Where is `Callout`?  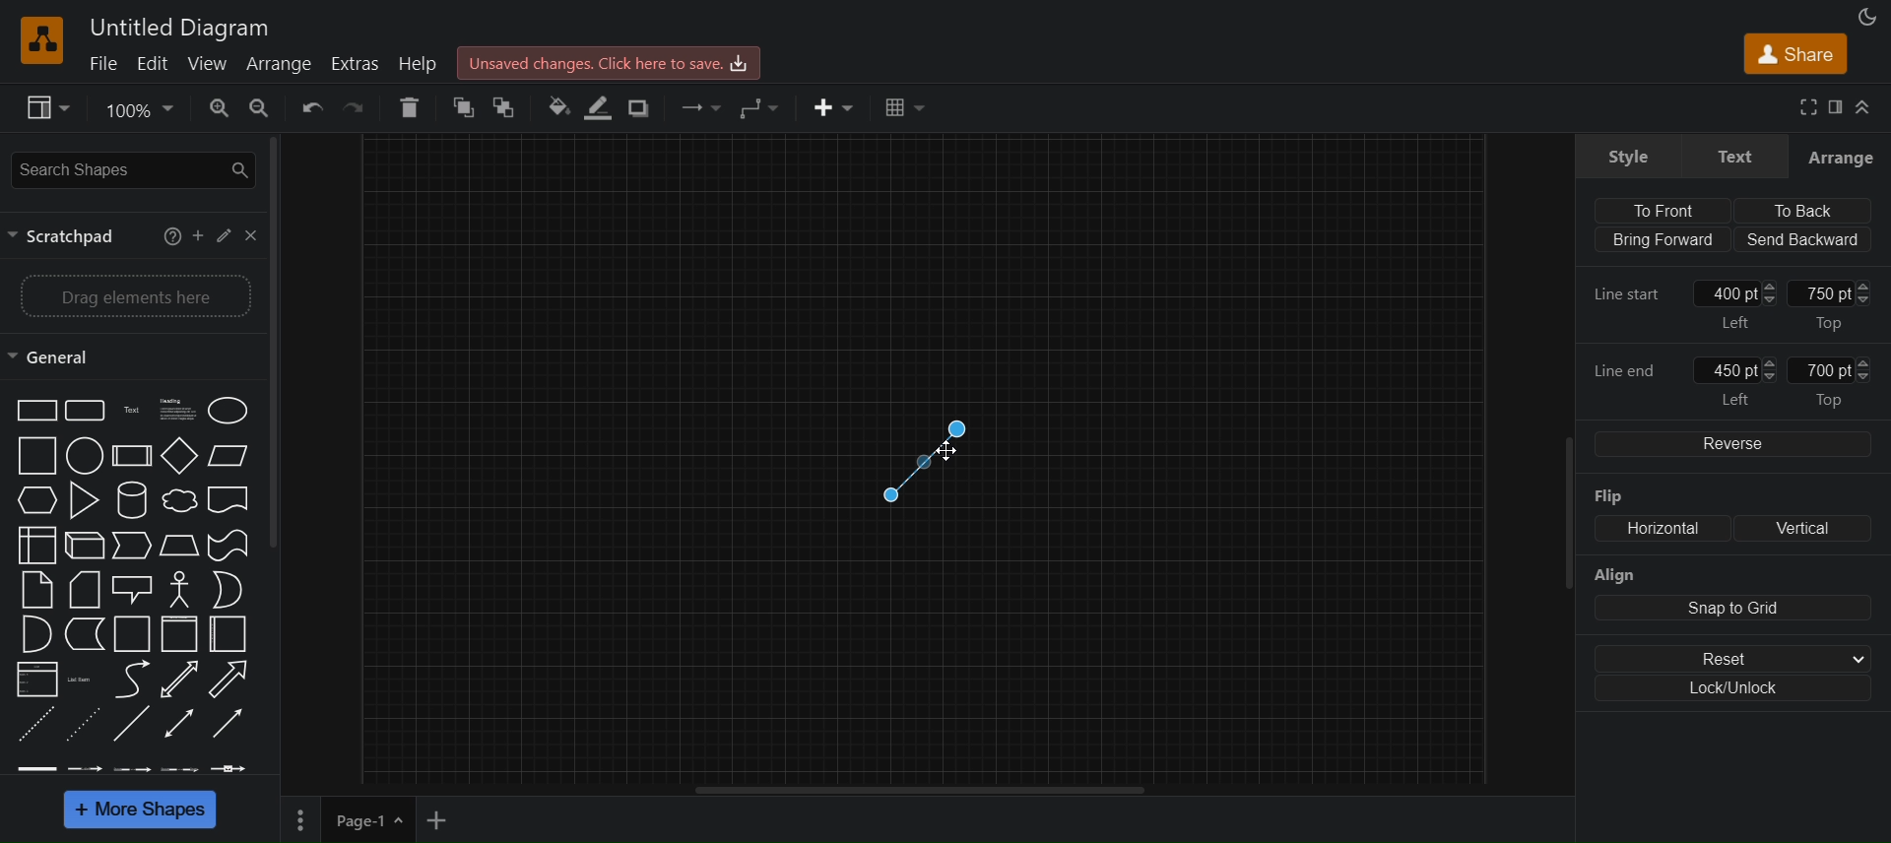 Callout is located at coordinates (131, 589).